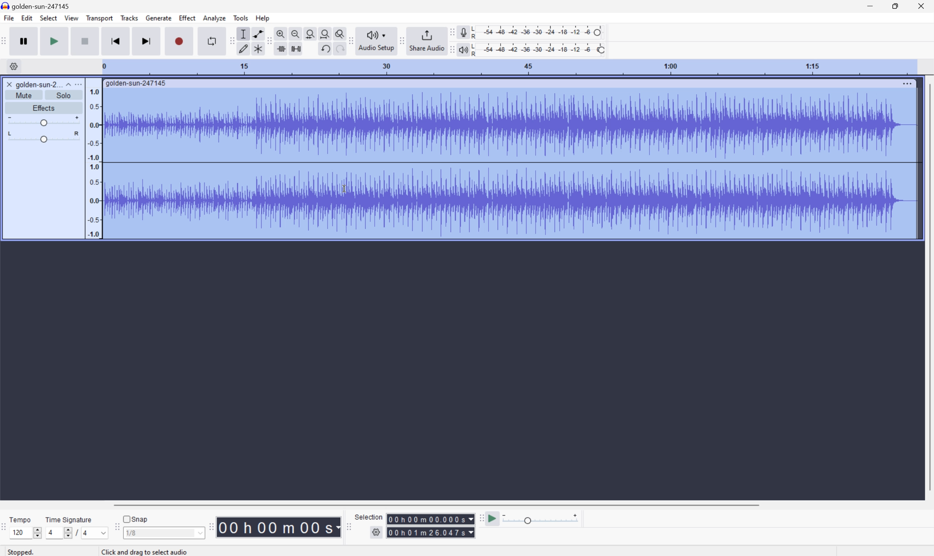 Image resolution: width=934 pixels, height=556 pixels. Describe the element at coordinates (24, 96) in the screenshot. I see `Mute` at that location.